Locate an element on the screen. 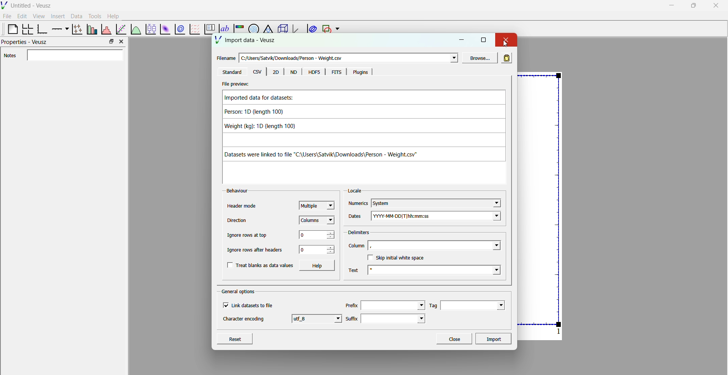 This screenshot has height=375, width=728. plot 2d datasets as contour is located at coordinates (180, 30).